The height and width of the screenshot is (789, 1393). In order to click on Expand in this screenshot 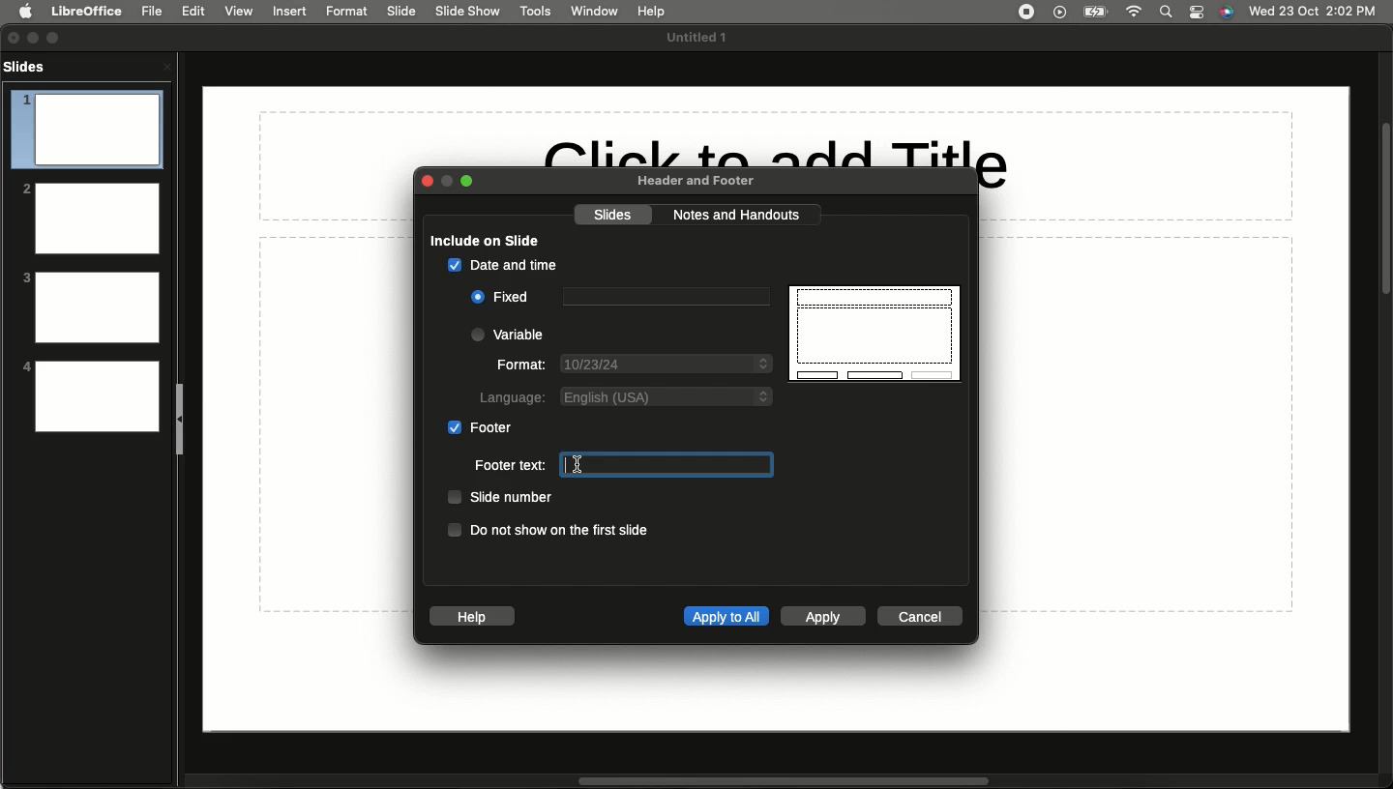, I will do `click(57, 36)`.